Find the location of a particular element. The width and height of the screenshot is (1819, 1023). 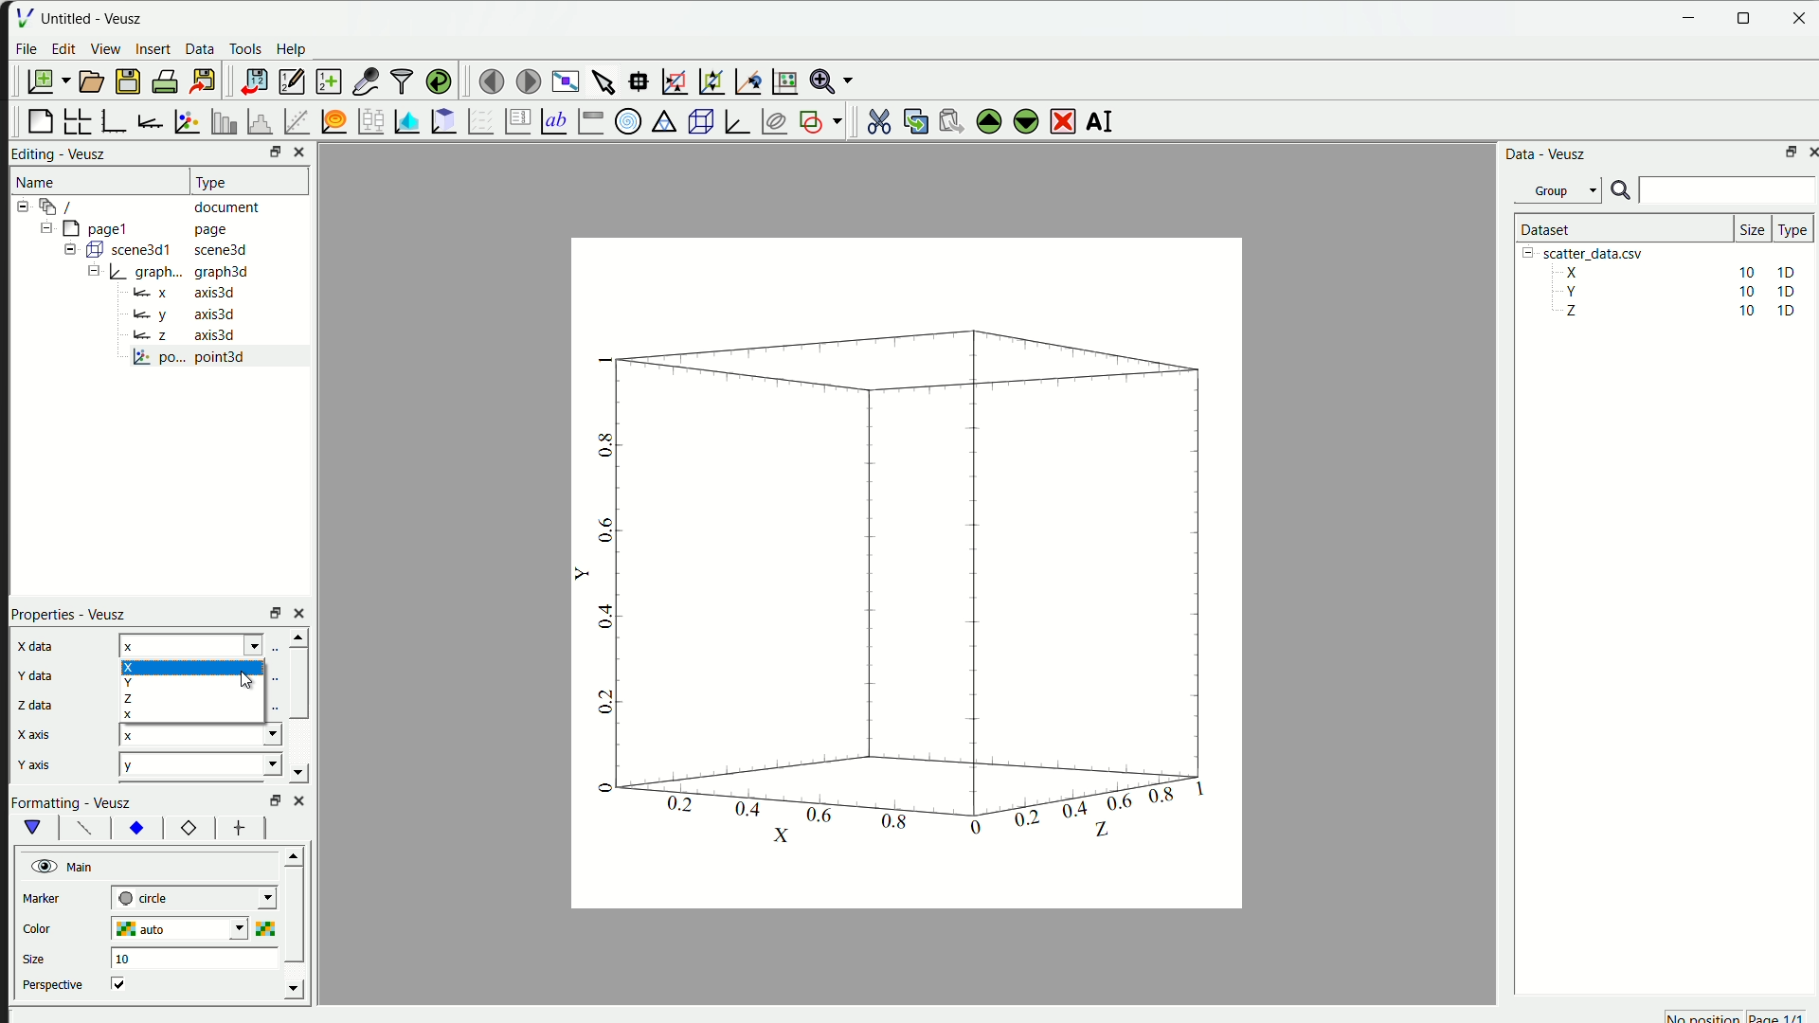

canvas is located at coordinates (904, 576).